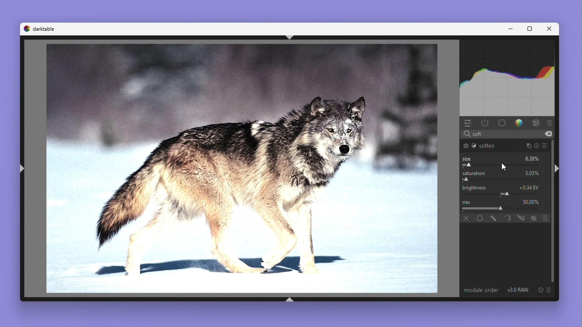 The image size is (582, 327). I want to click on clear, so click(548, 134).